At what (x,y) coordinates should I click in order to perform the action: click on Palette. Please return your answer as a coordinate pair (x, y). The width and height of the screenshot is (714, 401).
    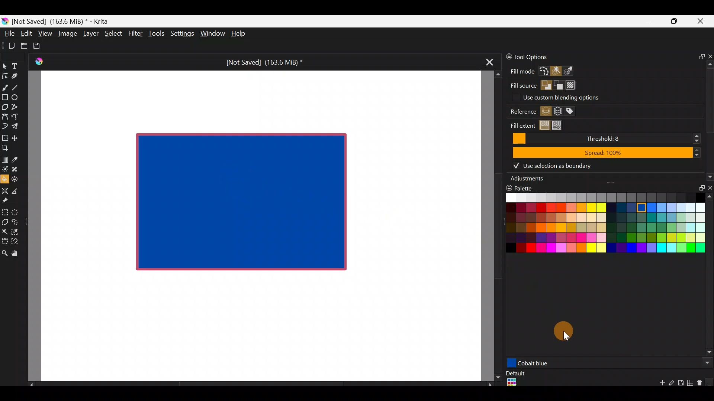
    Looking at the image, I should click on (524, 187).